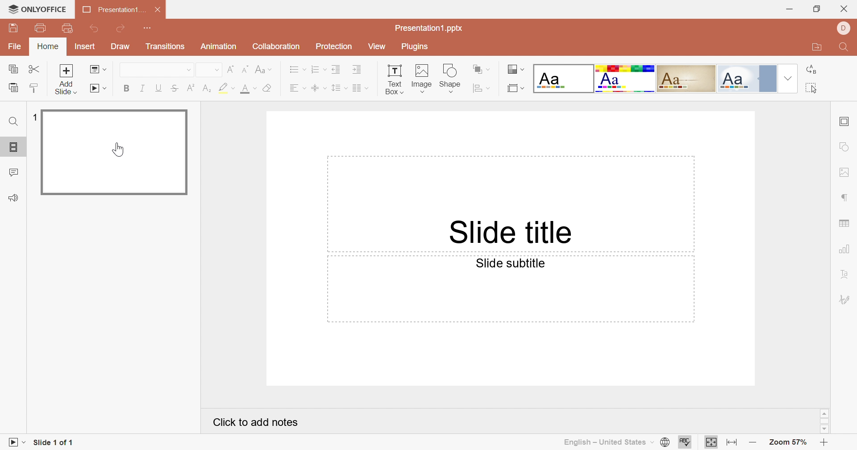 This screenshot has width=857, height=450. What do you see at coordinates (13, 47) in the screenshot?
I see `File` at bounding box center [13, 47].